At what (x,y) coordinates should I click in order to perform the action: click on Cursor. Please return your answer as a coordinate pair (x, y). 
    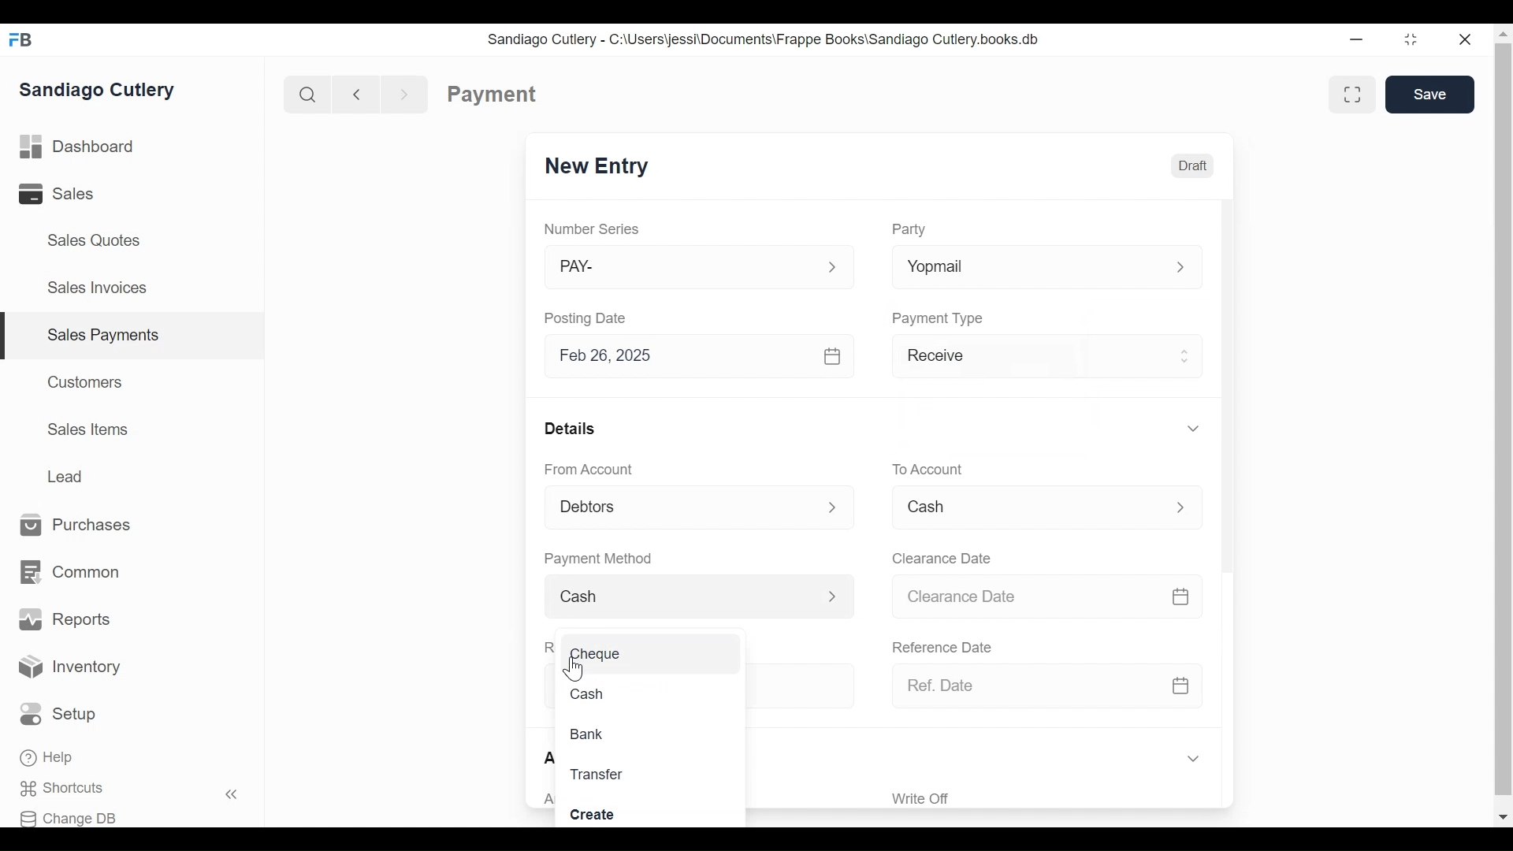
    Looking at the image, I should click on (575, 669).